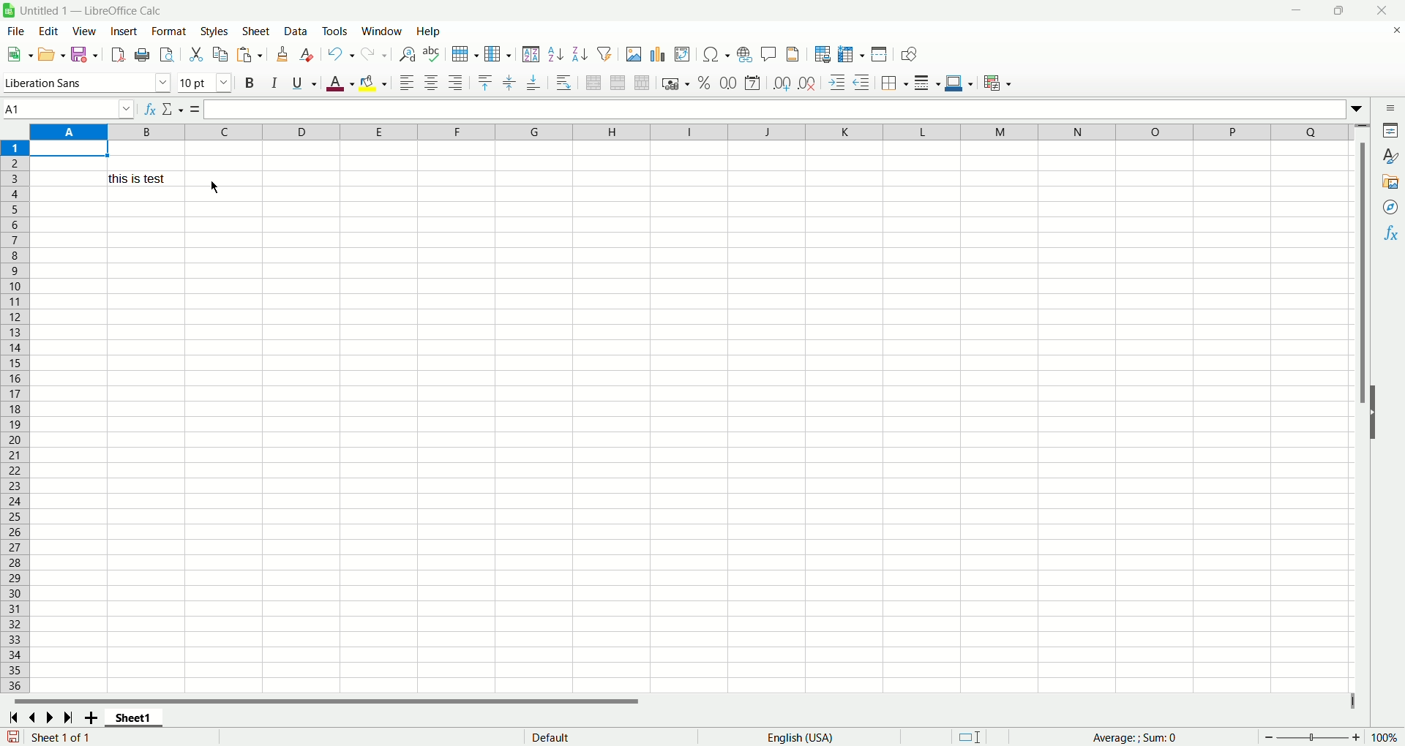  Describe the element at coordinates (198, 54) in the screenshot. I see `cut` at that location.